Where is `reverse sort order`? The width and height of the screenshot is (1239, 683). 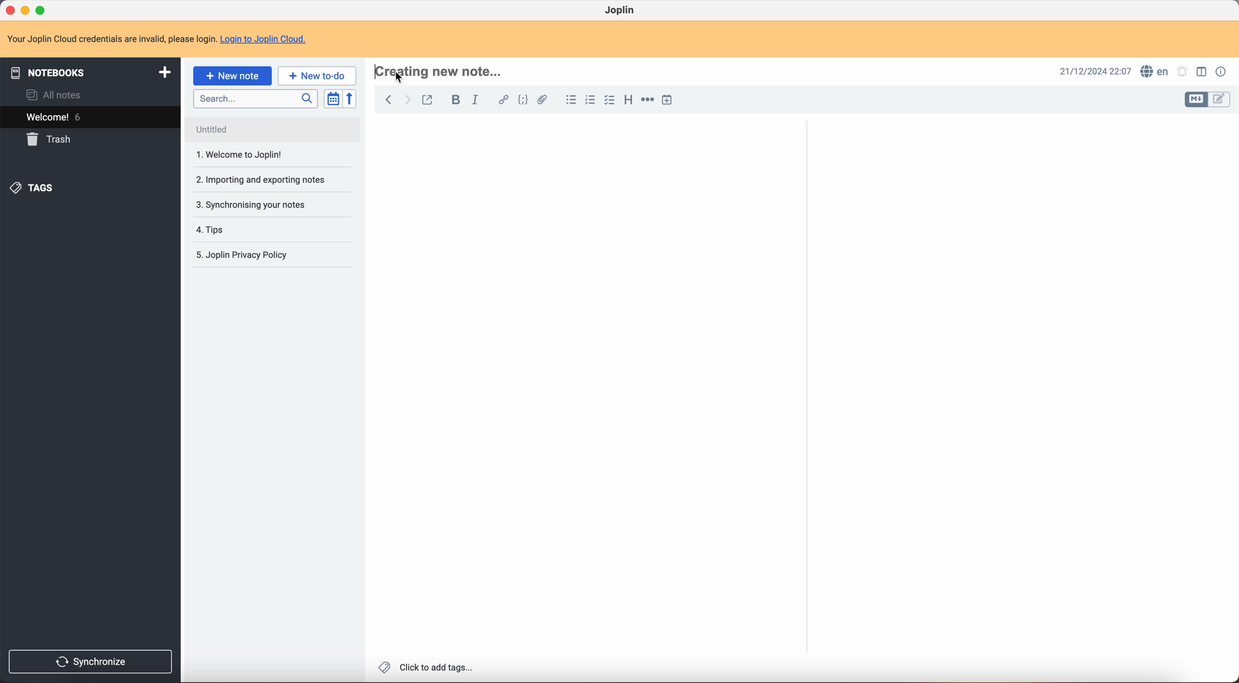
reverse sort order is located at coordinates (350, 99).